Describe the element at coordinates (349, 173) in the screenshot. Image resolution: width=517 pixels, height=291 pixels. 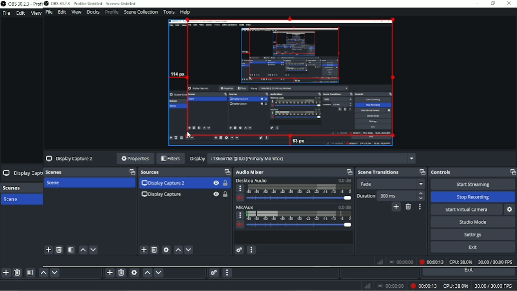
I see `maximize` at that location.